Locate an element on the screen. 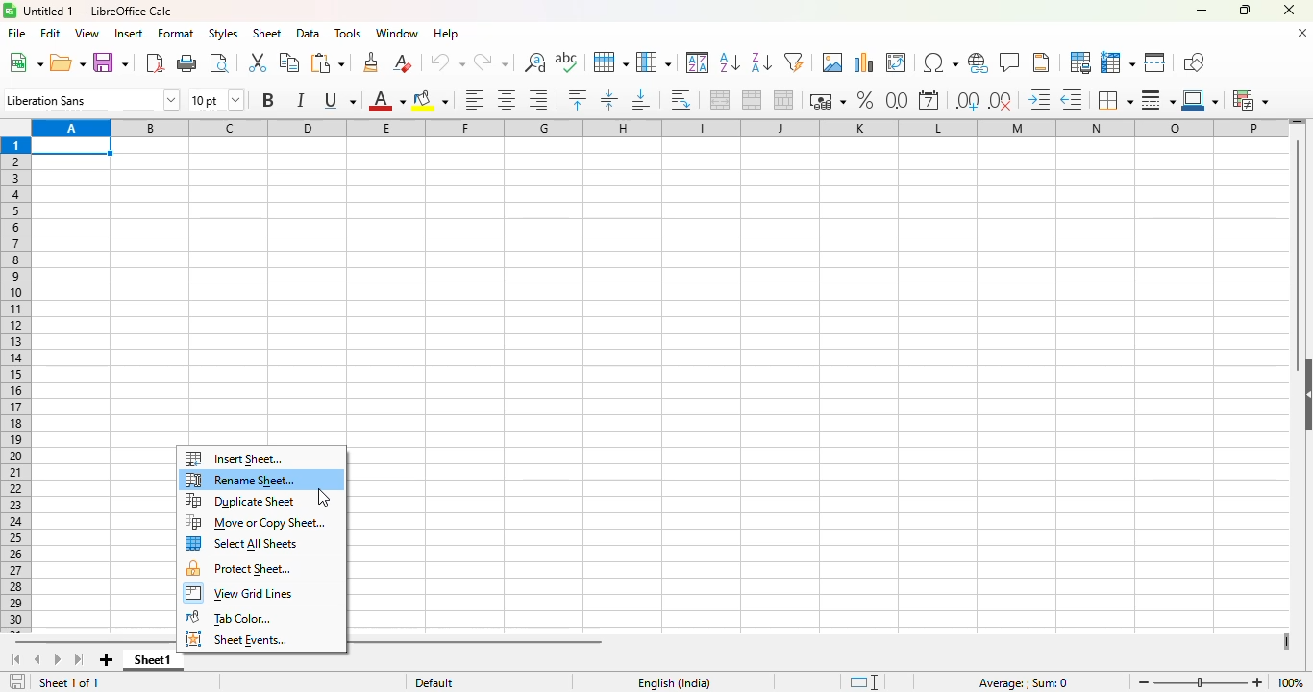  columns is located at coordinates (660, 127).